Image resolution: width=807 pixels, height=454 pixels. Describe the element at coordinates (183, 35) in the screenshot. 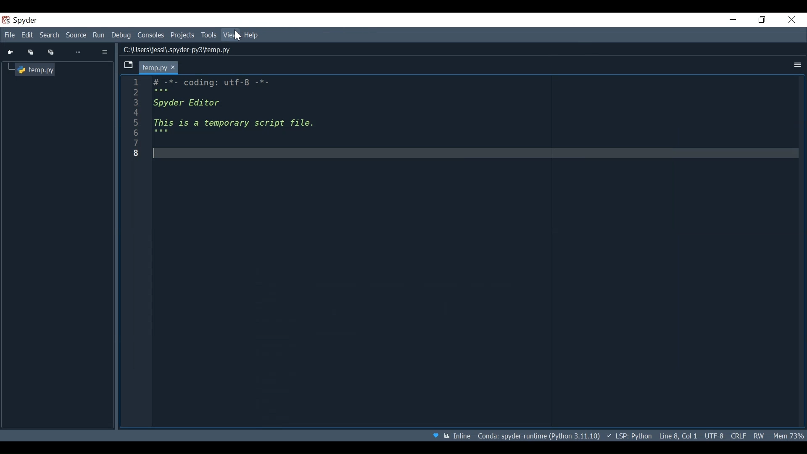

I see `Projects` at that location.